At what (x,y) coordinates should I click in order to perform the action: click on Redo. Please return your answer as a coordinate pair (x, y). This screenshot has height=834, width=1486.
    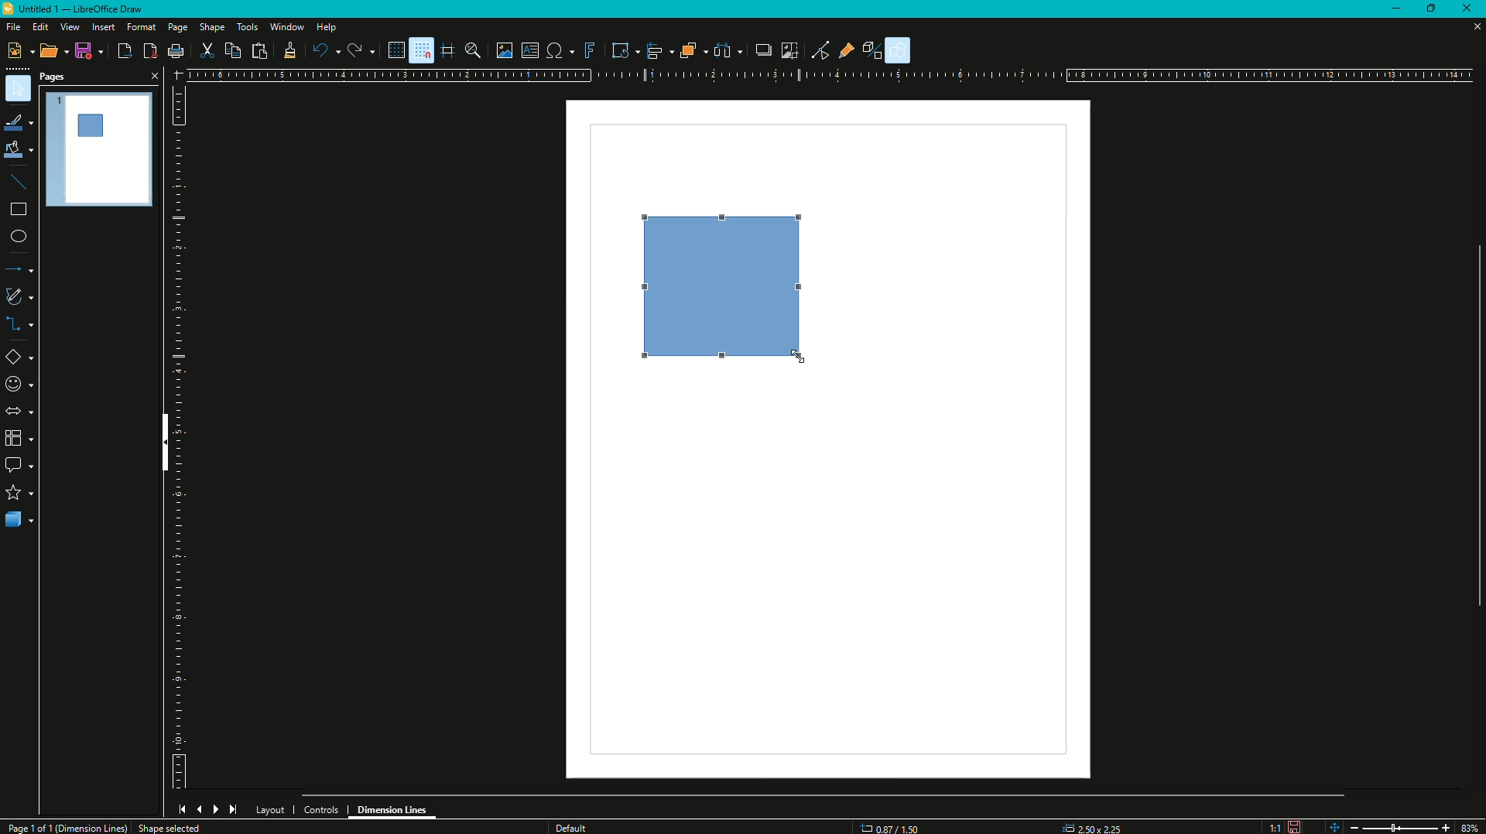
    Looking at the image, I should click on (360, 51).